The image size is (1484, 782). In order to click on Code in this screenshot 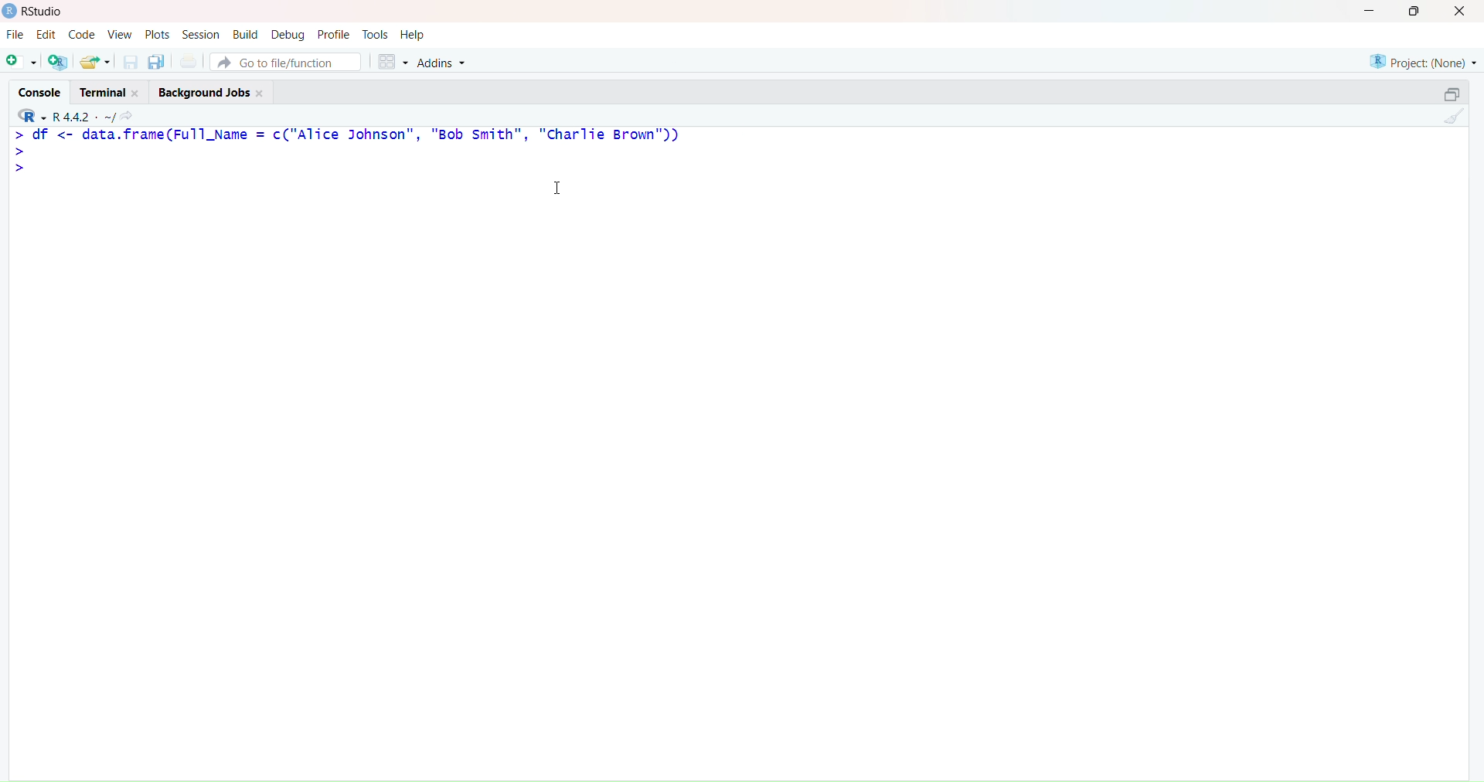, I will do `click(82, 36)`.